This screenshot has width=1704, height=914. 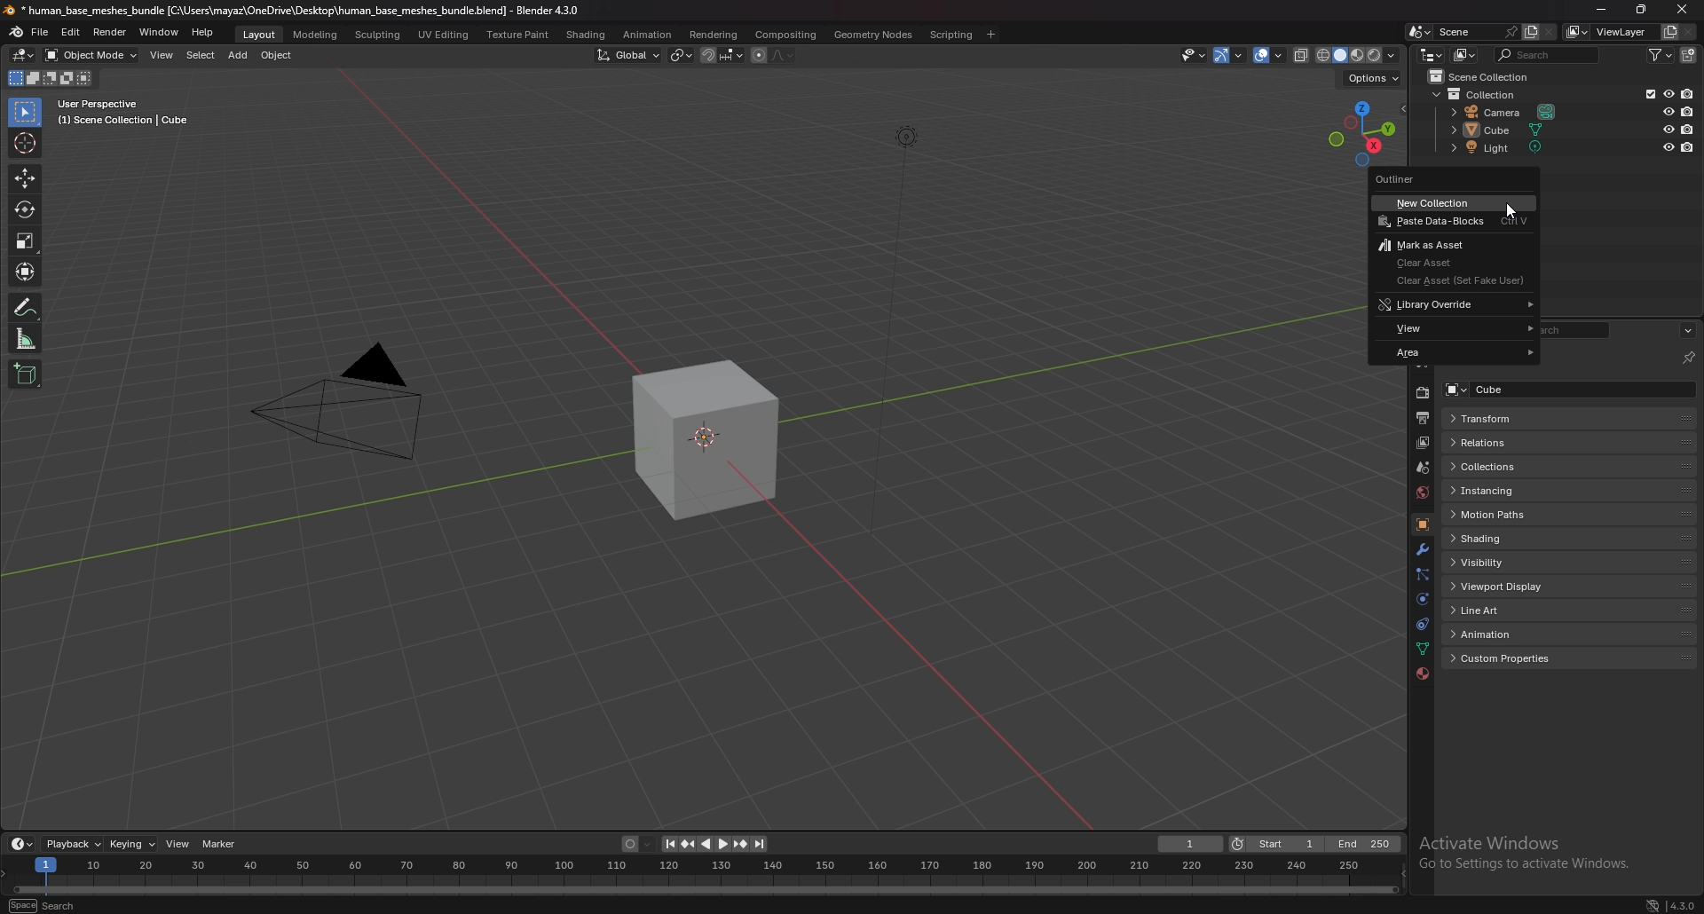 What do you see at coordinates (682, 55) in the screenshot?
I see `transform pivot point` at bounding box center [682, 55].